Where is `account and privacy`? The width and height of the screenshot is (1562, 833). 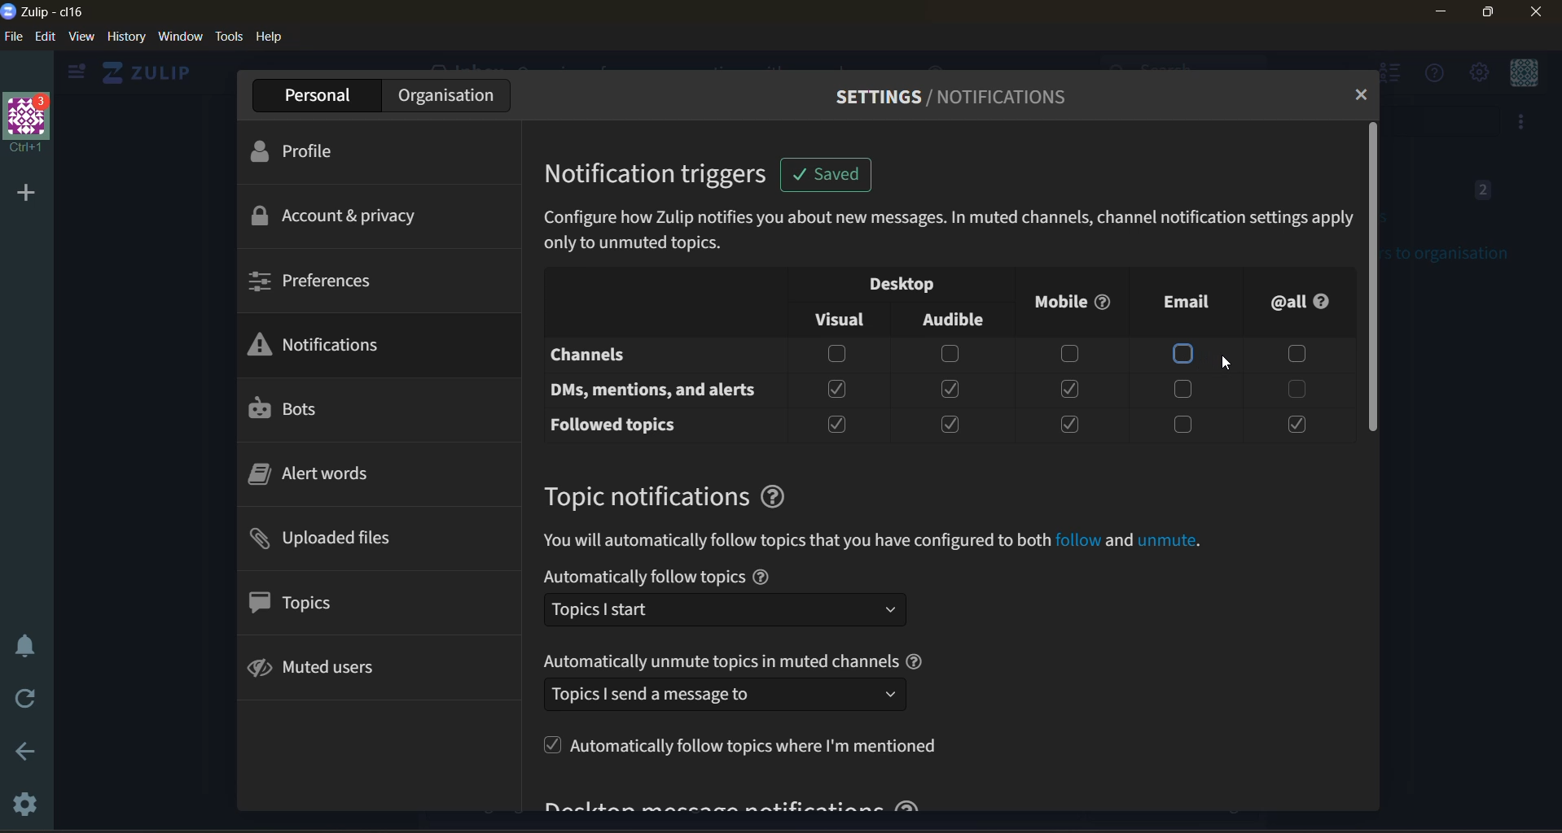 account and privacy is located at coordinates (341, 215).